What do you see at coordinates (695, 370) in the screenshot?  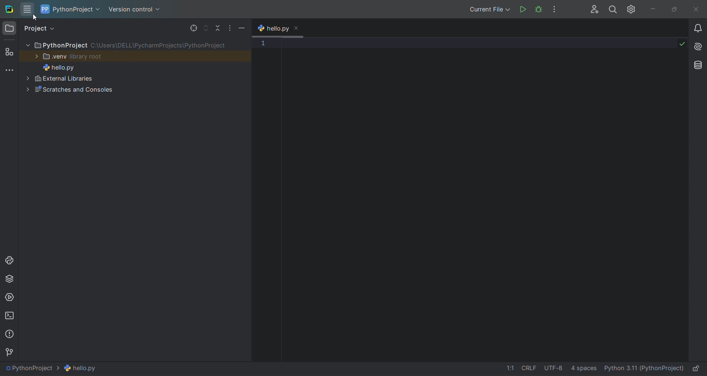 I see `lock` at bounding box center [695, 370].